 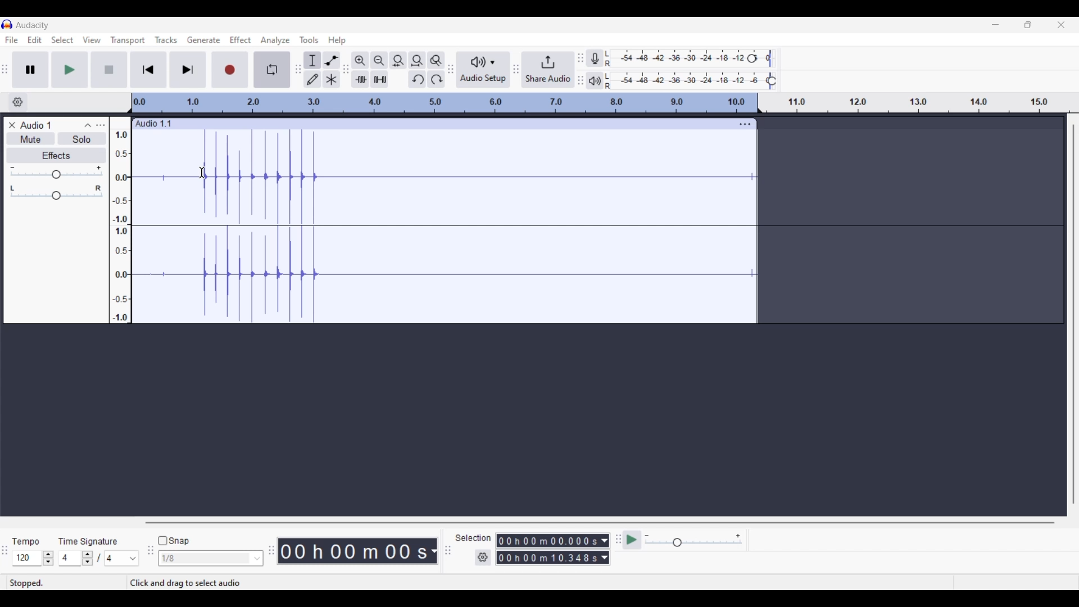 What do you see at coordinates (273, 70) in the screenshot?
I see `Enable looping` at bounding box center [273, 70].